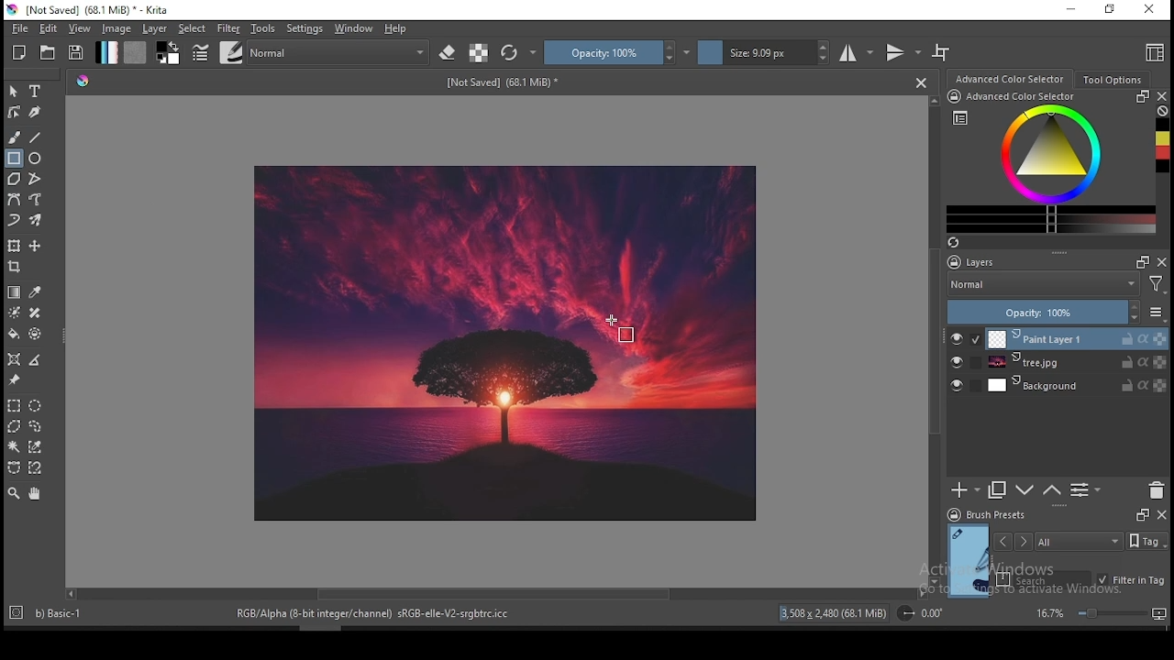  I want to click on Clear, so click(1163, 111).